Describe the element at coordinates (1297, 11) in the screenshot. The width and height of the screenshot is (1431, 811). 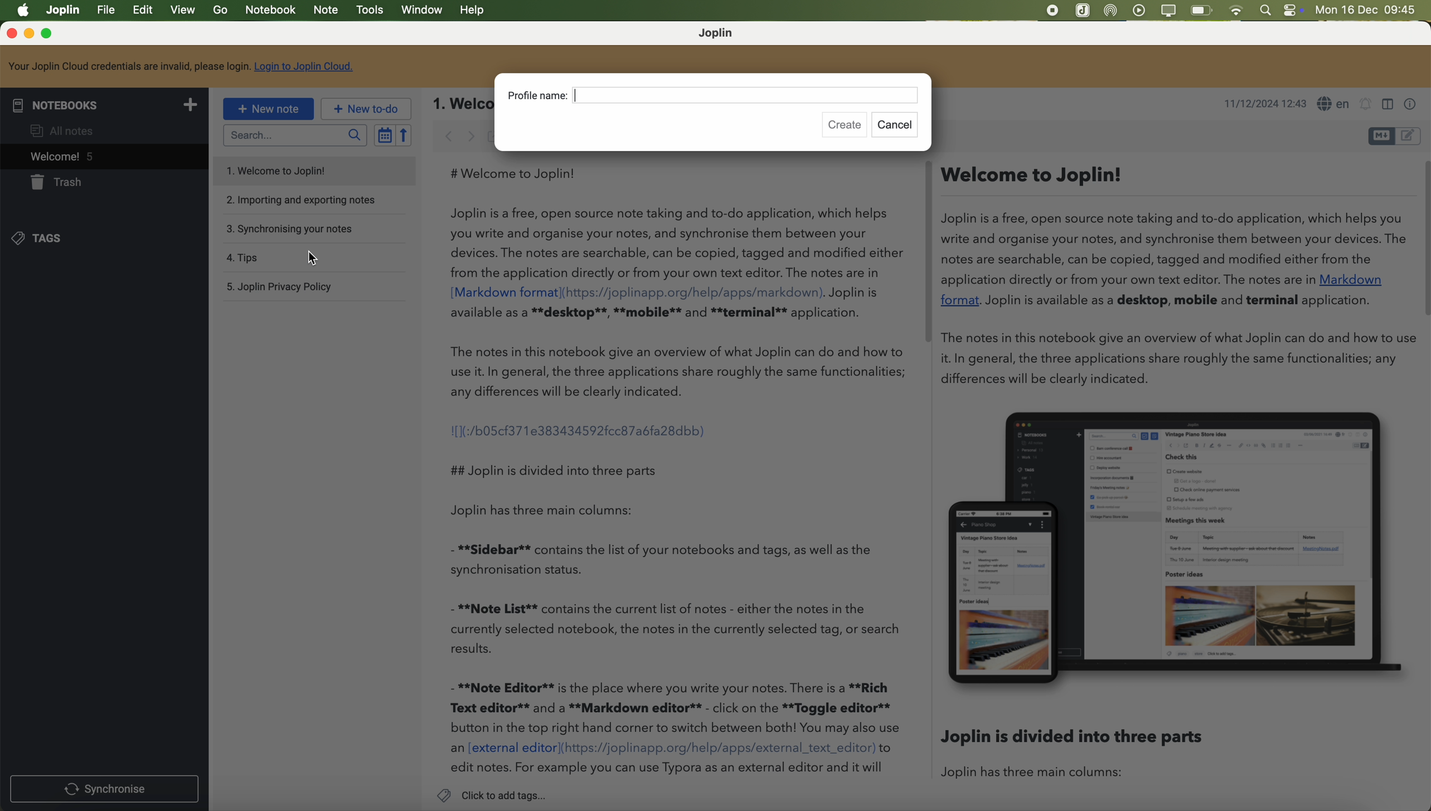
I see `controls` at that location.